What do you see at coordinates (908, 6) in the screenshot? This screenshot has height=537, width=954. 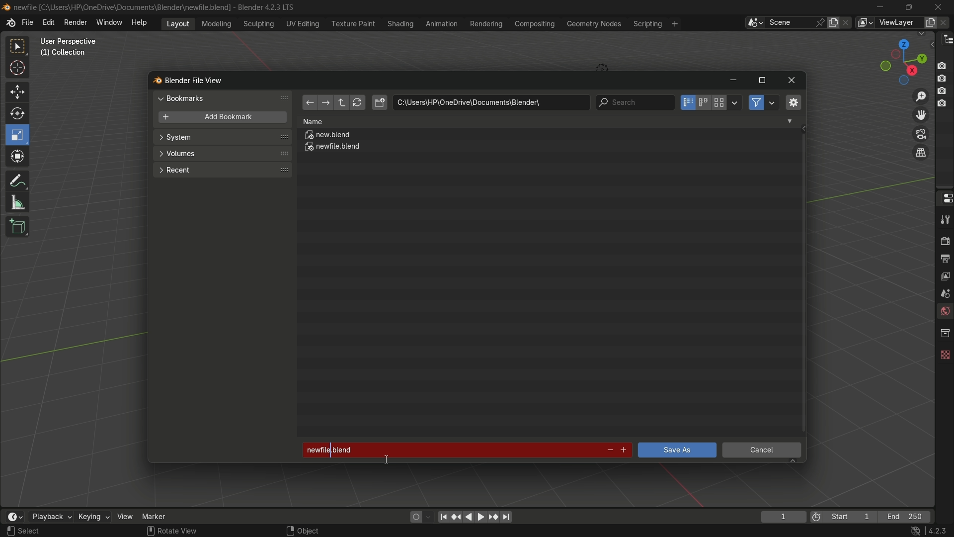 I see `maximize or restore` at bounding box center [908, 6].